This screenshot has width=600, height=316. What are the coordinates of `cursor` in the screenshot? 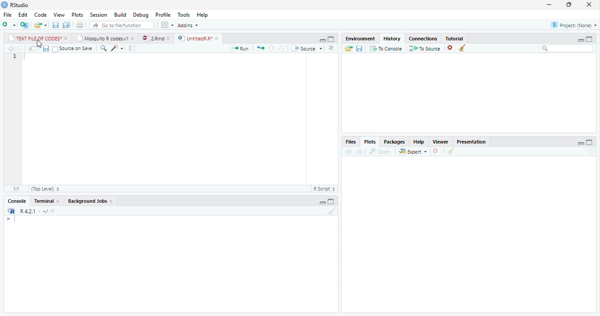 It's located at (40, 44).